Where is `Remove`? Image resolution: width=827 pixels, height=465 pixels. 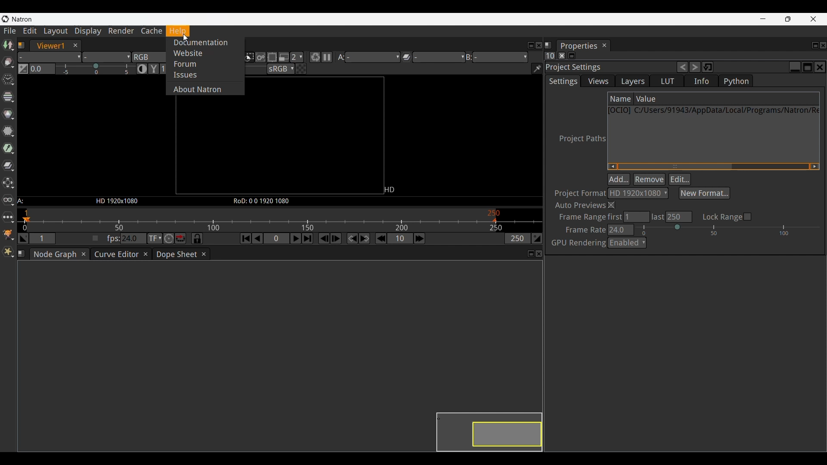
Remove is located at coordinates (650, 179).